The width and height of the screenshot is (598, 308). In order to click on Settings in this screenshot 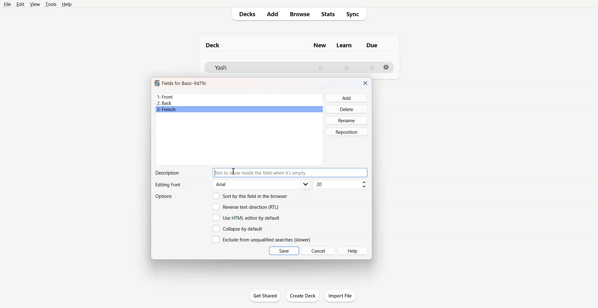, I will do `click(387, 67)`.